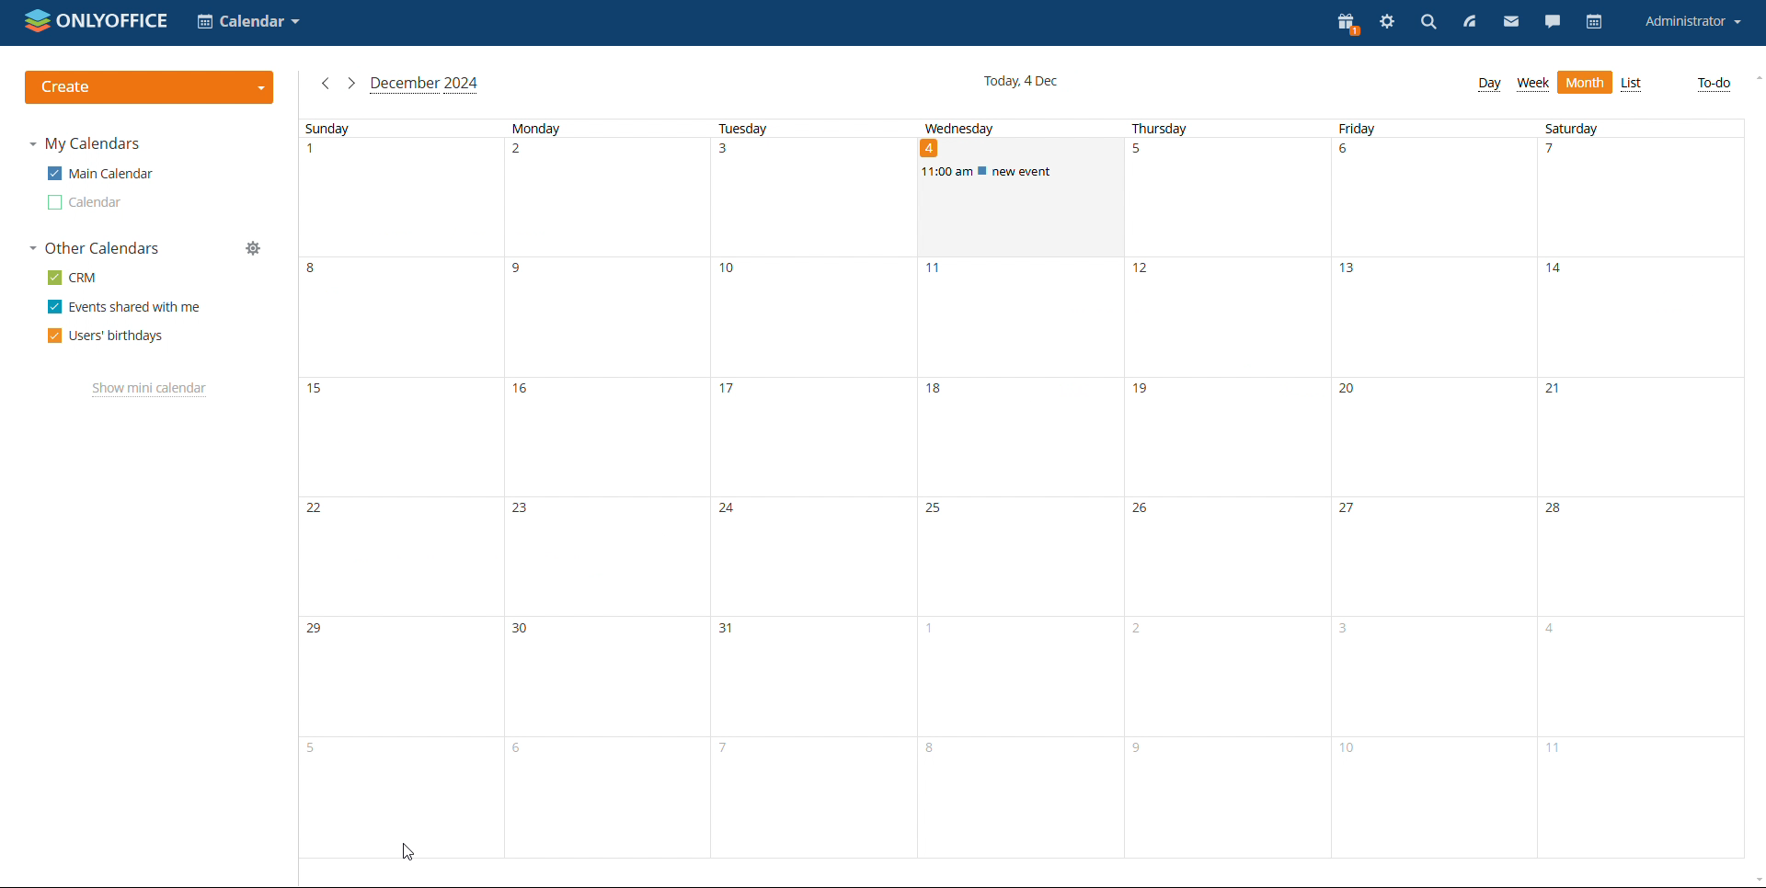 This screenshot has height=888, width=1766. What do you see at coordinates (1691, 21) in the screenshot?
I see `account` at bounding box center [1691, 21].